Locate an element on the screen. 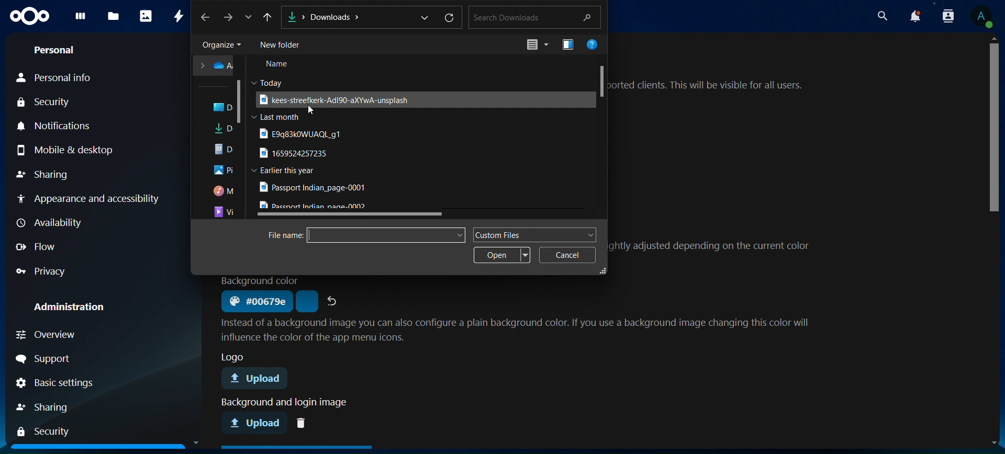 This screenshot has width=1005, height=454. refresh is located at coordinates (450, 19).